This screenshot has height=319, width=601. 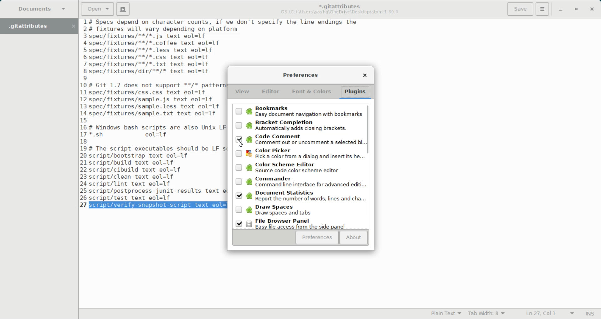 I want to click on Editor, so click(x=270, y=92).